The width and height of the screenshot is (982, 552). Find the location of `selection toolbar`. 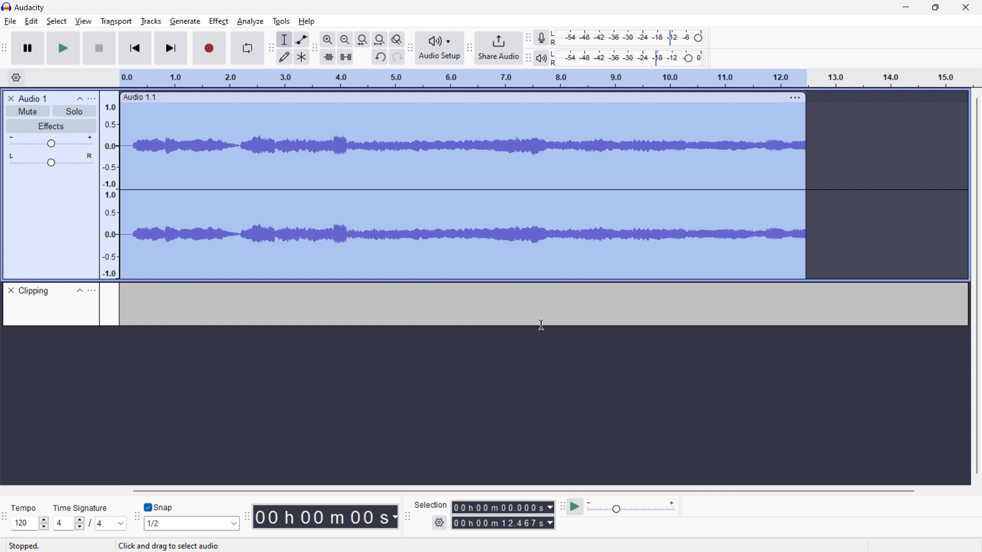

selection toolbar is located at coordinates (407, 516).